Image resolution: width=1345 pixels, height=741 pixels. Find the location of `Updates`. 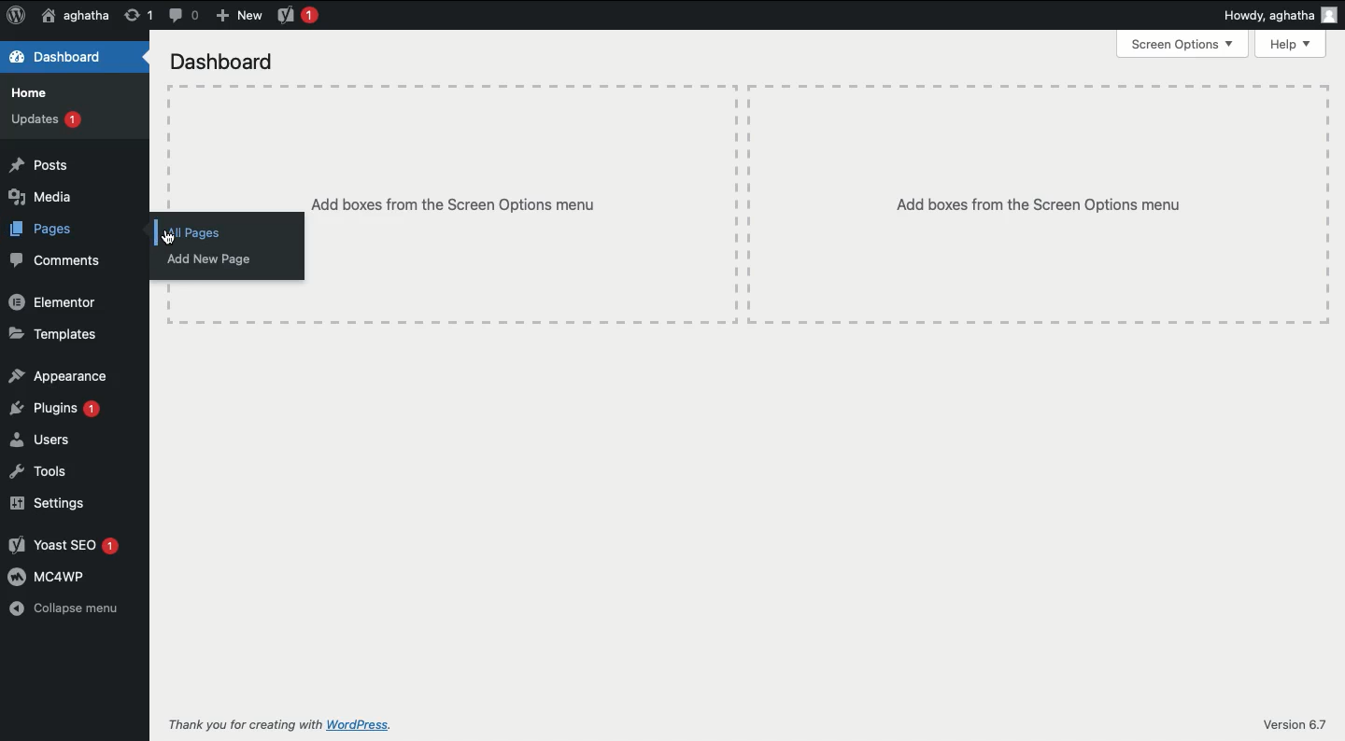

Updates is located at coordinates (46, 120).